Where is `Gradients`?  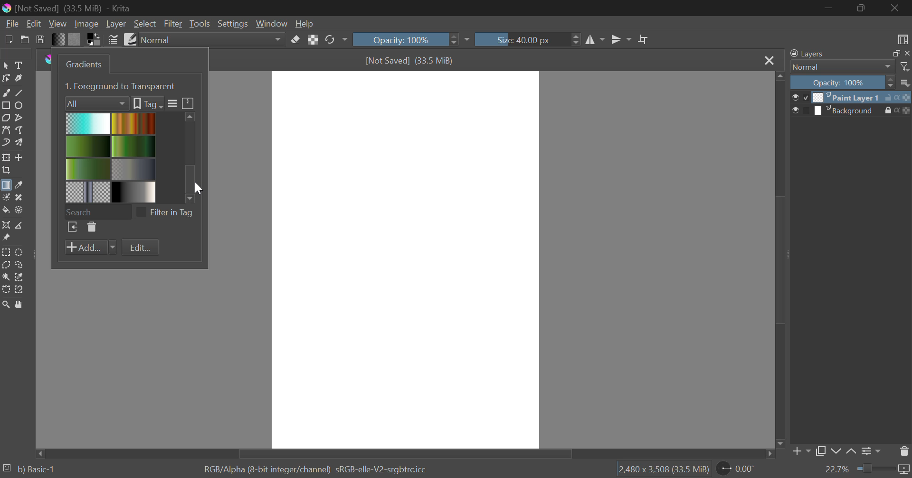
Gradients is located at coordinates (82, 64).